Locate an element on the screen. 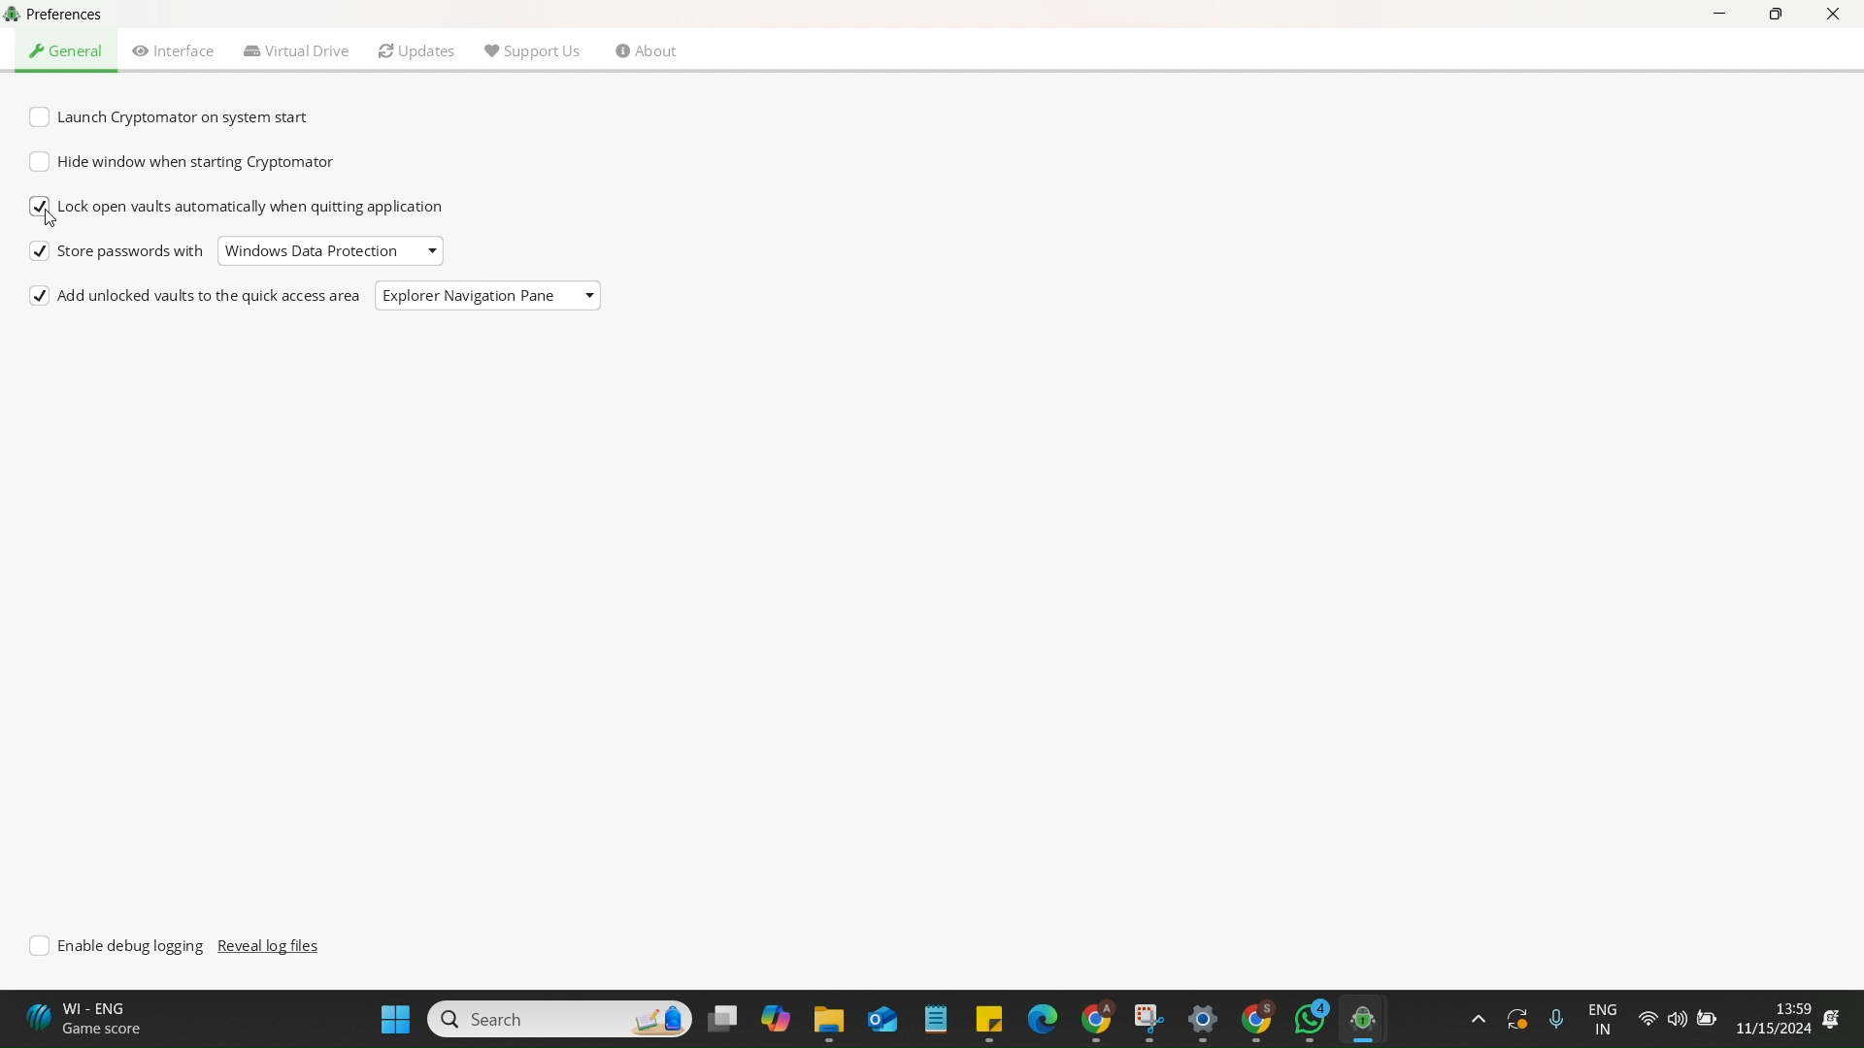  Virtual Drive is located at coordinates (297, 50).